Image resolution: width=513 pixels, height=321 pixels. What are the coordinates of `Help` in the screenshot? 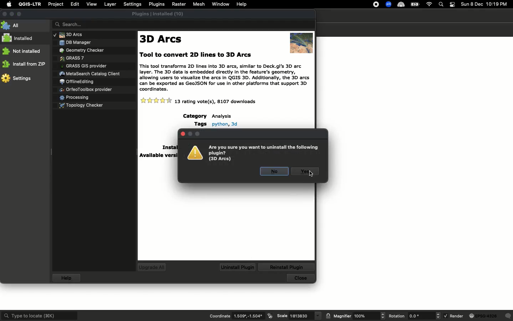 It's located at (242, 4).